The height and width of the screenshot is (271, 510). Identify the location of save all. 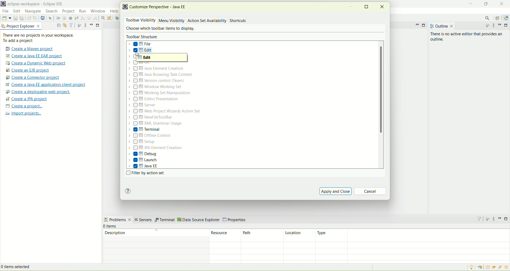
(22, 18).